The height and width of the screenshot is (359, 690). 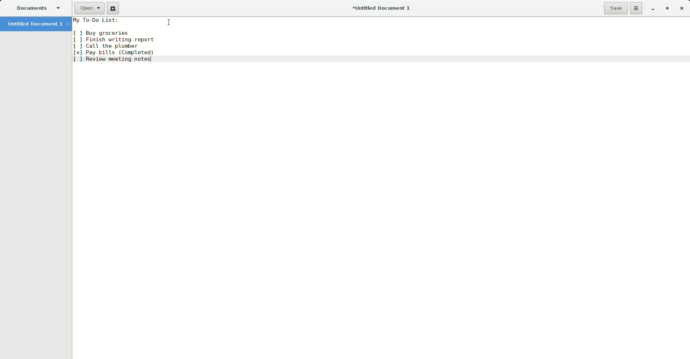 I want to click on Documents, so click(x=39, y=8).